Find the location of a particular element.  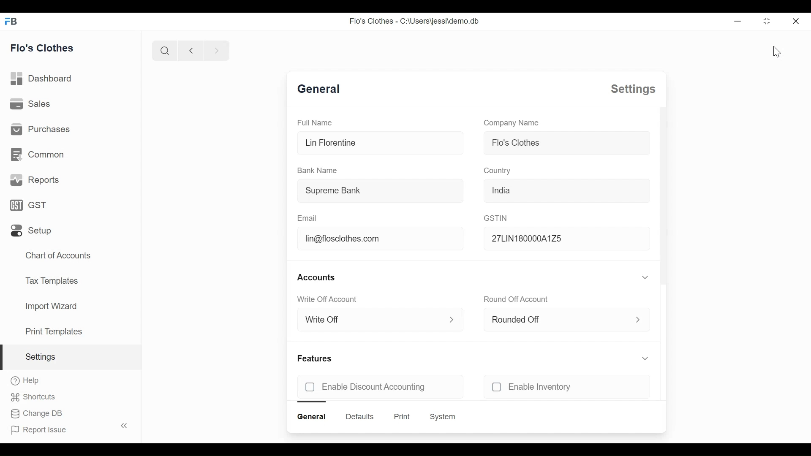

sales is located at coordinates (30, 103).